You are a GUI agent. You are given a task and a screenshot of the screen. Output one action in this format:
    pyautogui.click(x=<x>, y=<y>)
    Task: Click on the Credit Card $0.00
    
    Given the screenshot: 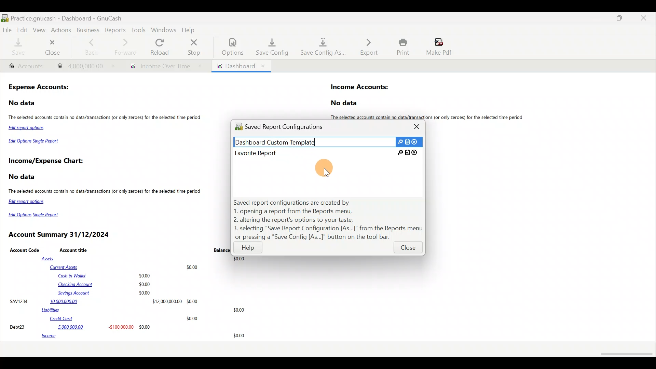 What is the action you would take?
    pyautogui.click(x=124, y=319)
    